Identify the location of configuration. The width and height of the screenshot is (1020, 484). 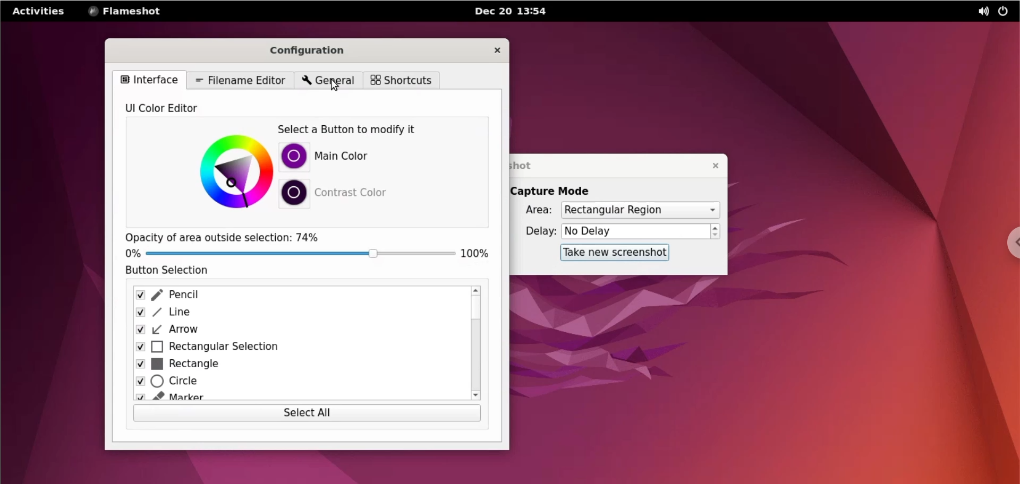
(318, 48).